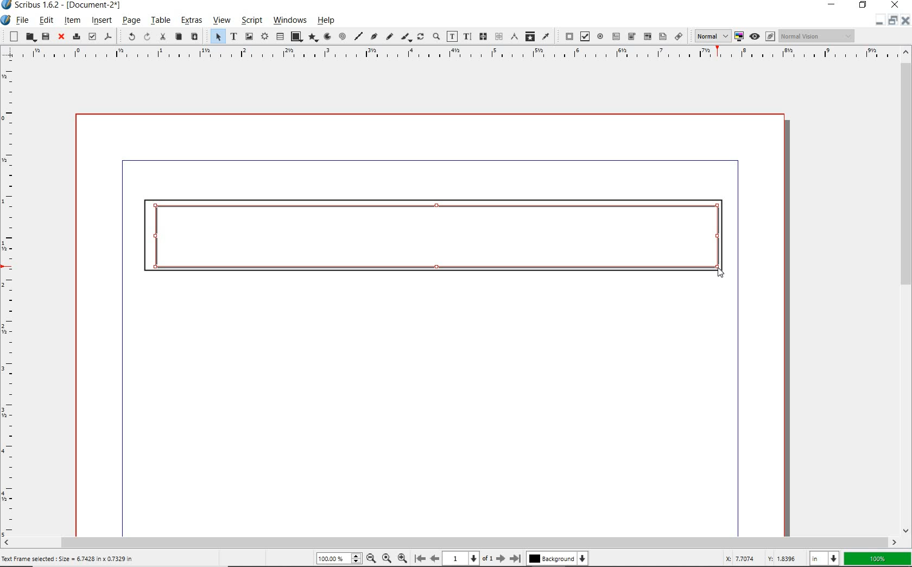 The width and height of the screenshot is (912, 567). Describe the element at coordinates (583, 36) in the screenshot. I see `pdf check box` at that location.